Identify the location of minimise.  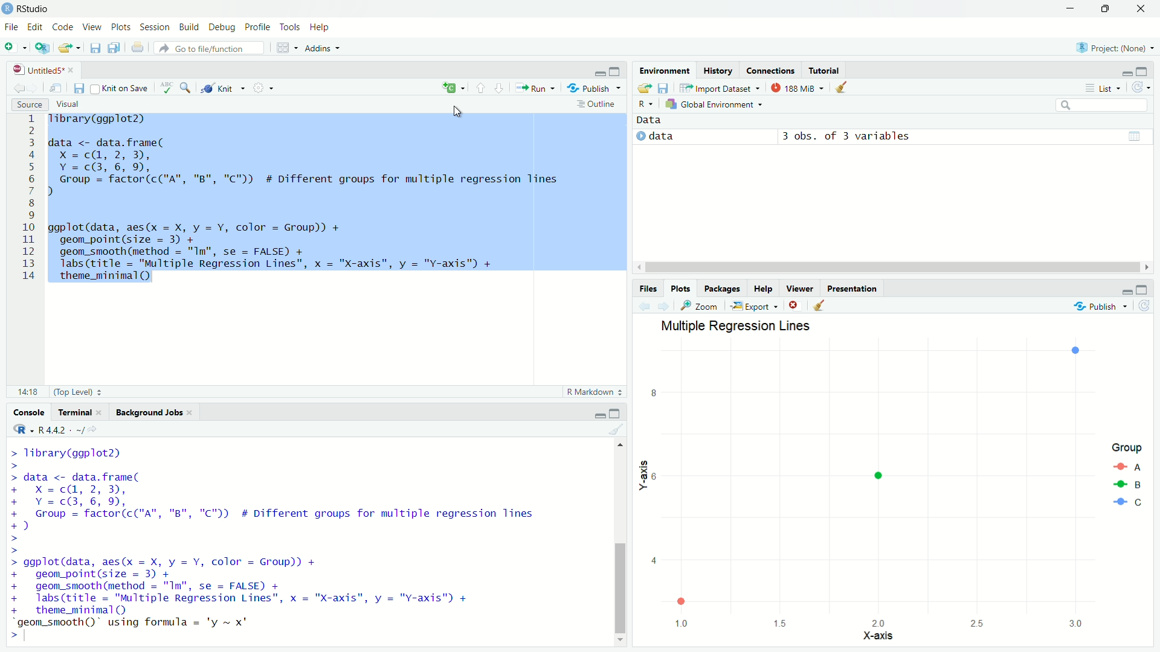
(597, 71).